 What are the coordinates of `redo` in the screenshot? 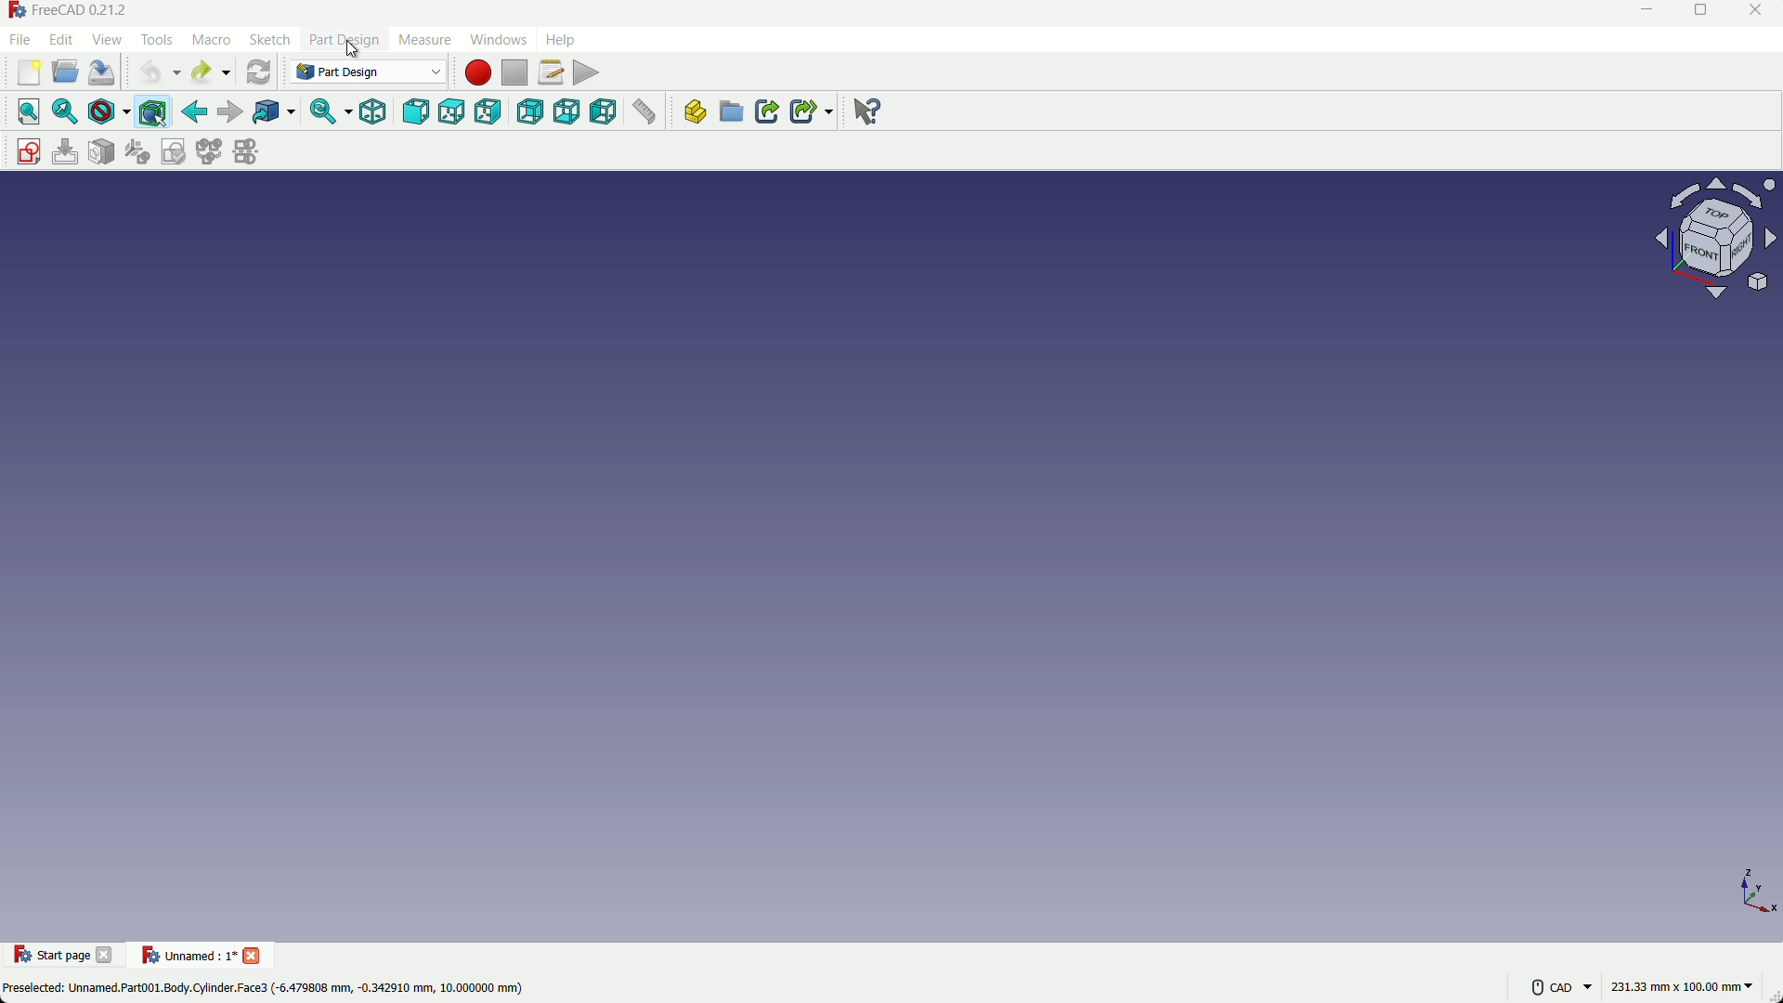 It's located at (201, 72).